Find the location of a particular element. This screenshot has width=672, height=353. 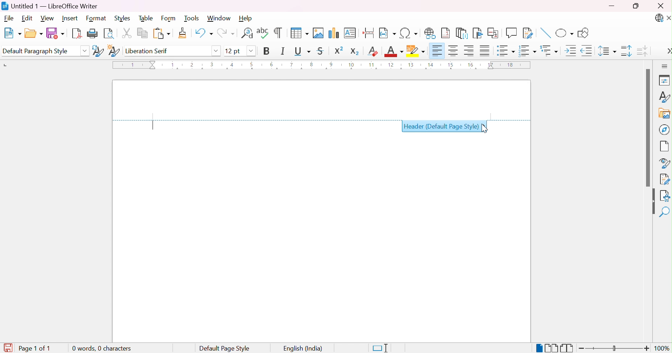

Book view is located at coordinates (567, 348).